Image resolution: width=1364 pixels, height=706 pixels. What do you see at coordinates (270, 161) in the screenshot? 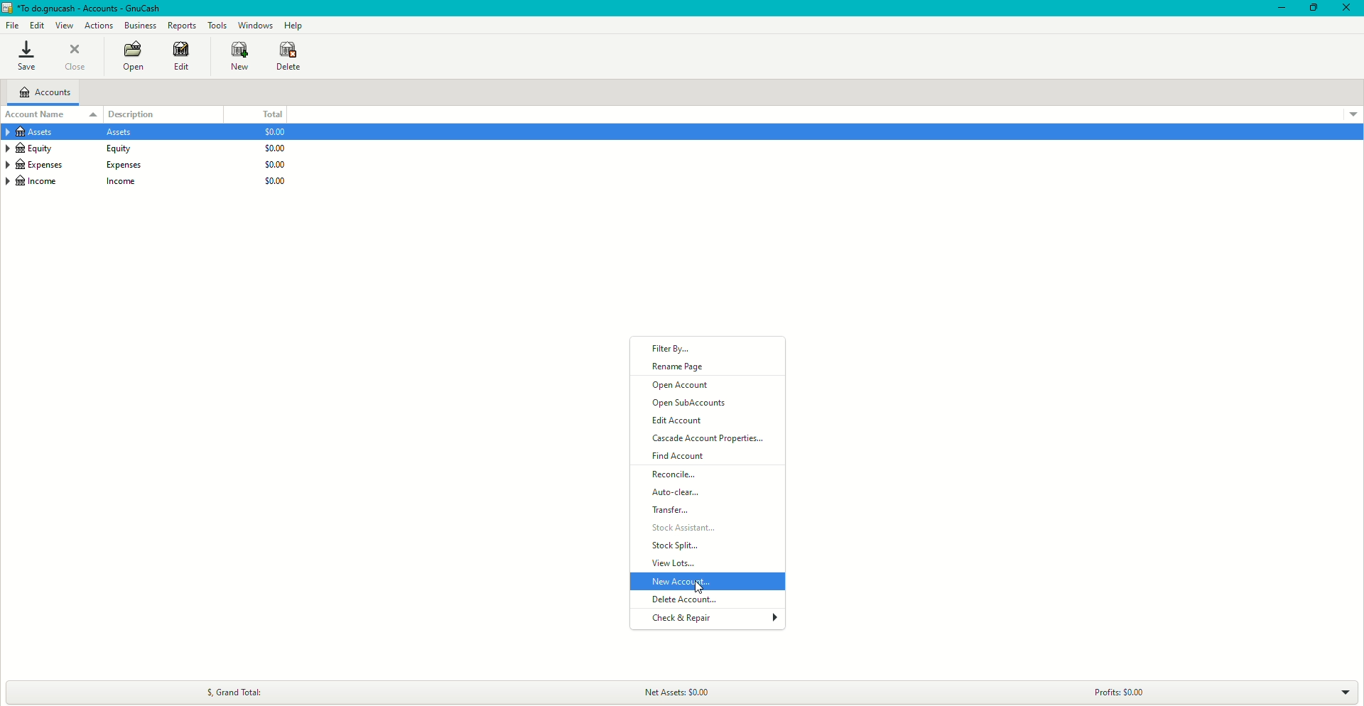
I see `$0` at bounding box center [270, 161].